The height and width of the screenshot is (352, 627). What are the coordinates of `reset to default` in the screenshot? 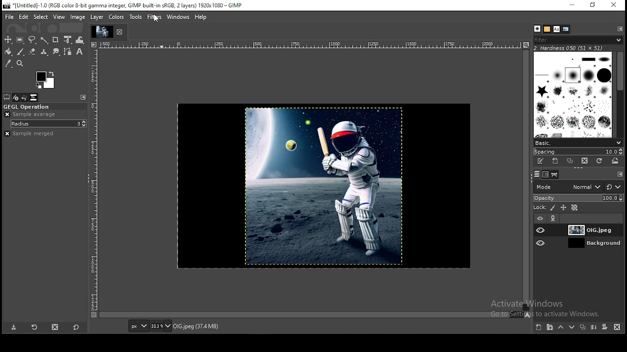 It's located at (75, 328).